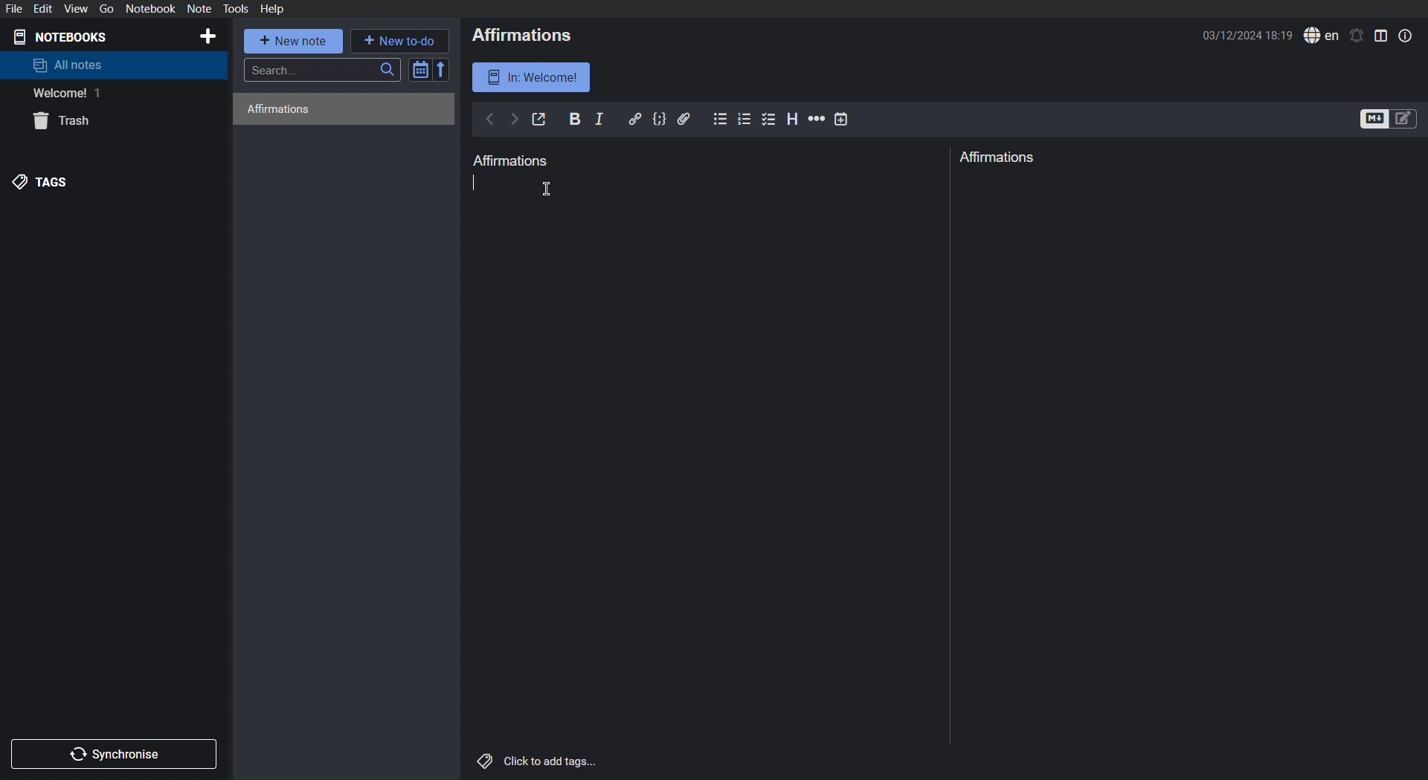 The width and height of the screenshot is (1428, 780). I want to click on Search, so click(323, 70).